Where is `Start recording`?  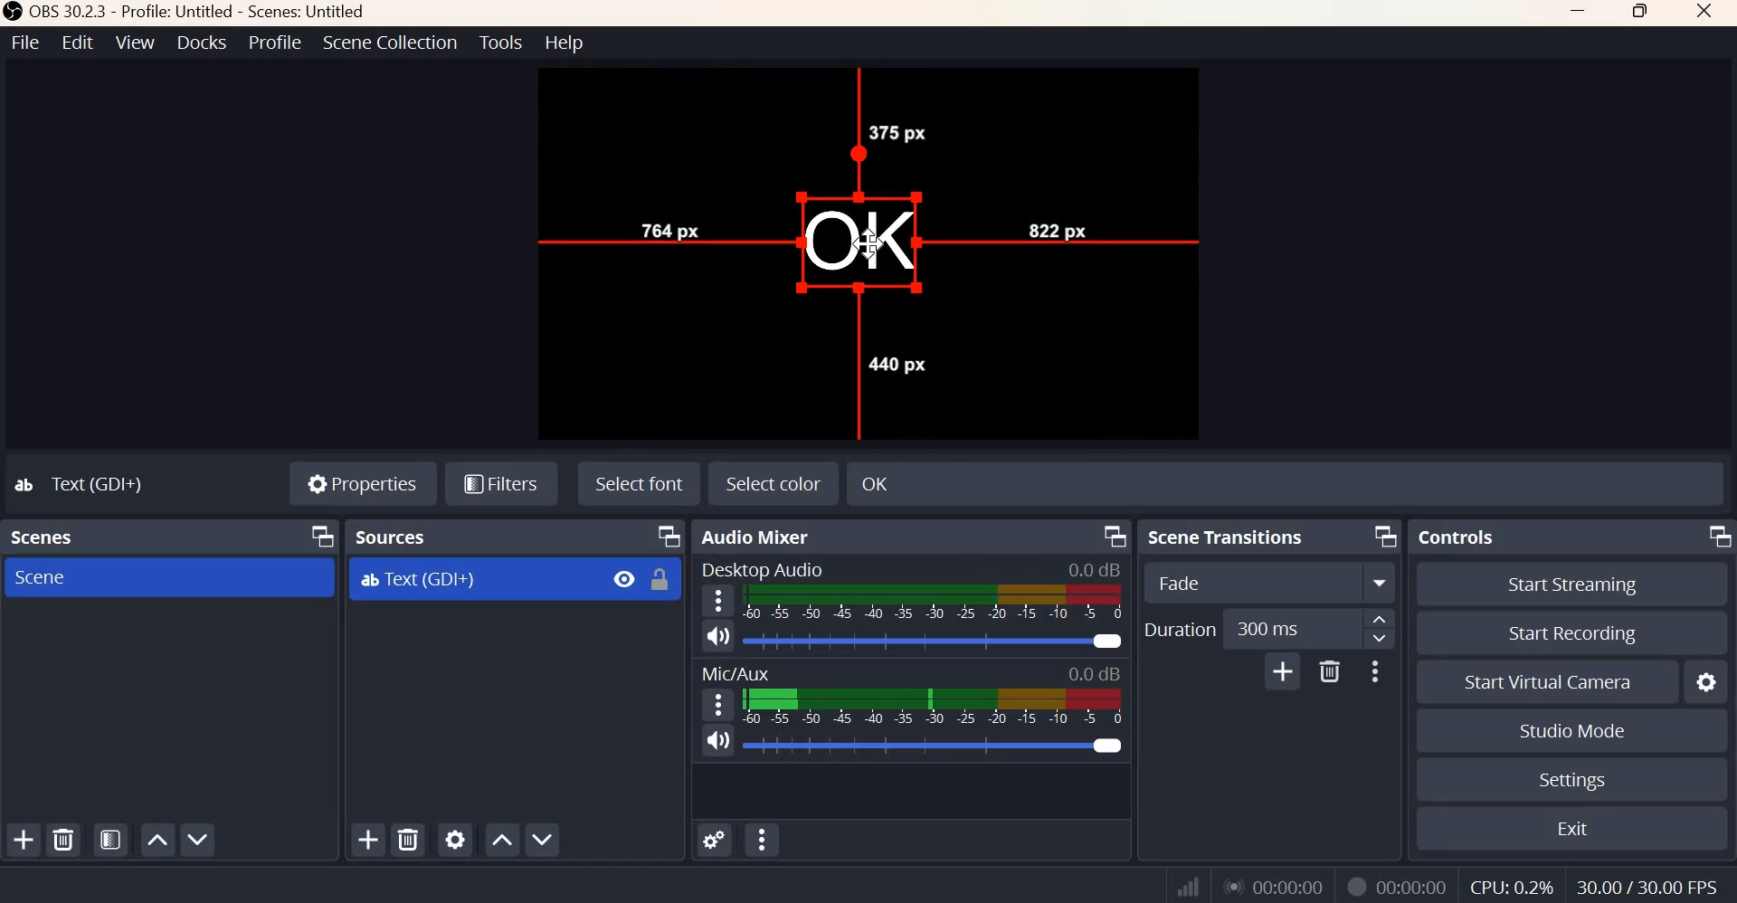 Start recording is located at coordinates (1573, 633).